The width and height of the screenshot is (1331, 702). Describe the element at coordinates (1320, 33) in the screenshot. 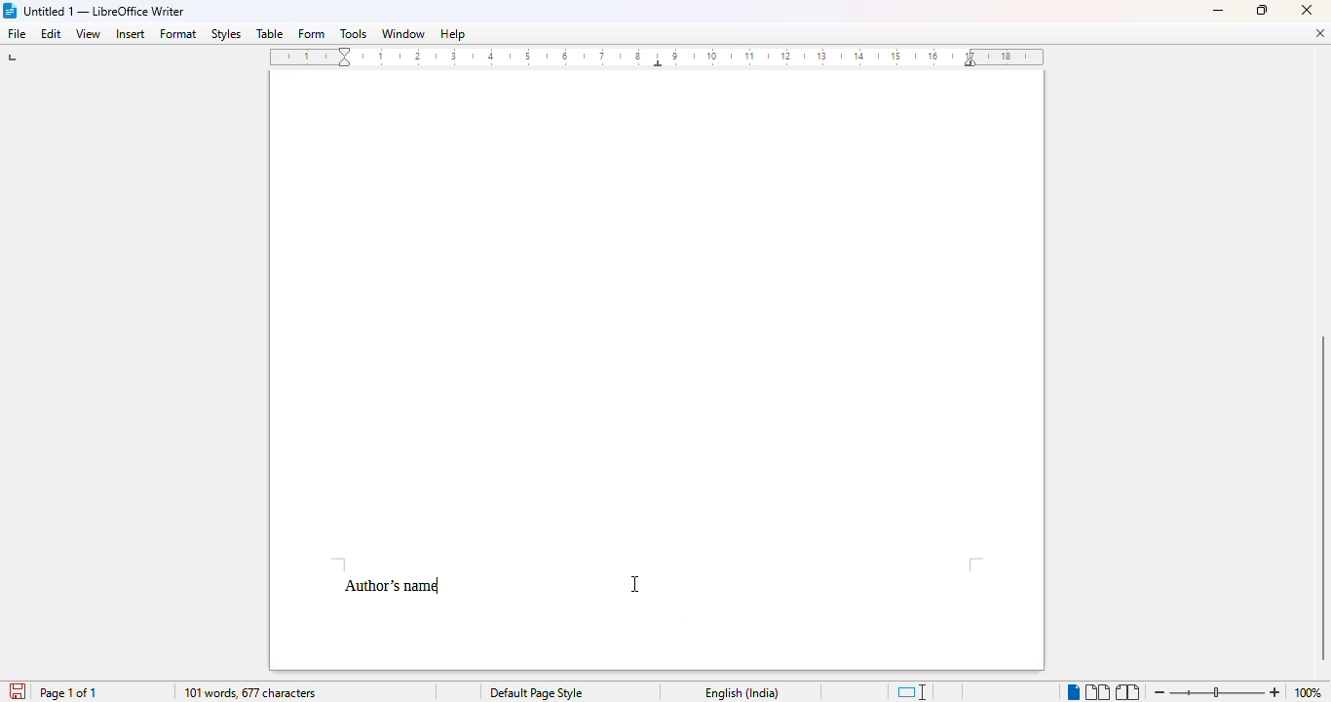

I see `close documemt` at that location.